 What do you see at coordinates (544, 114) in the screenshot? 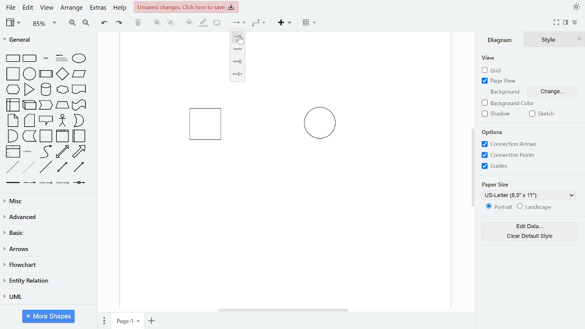
I see `sketch` at bounding box center [544, 114].